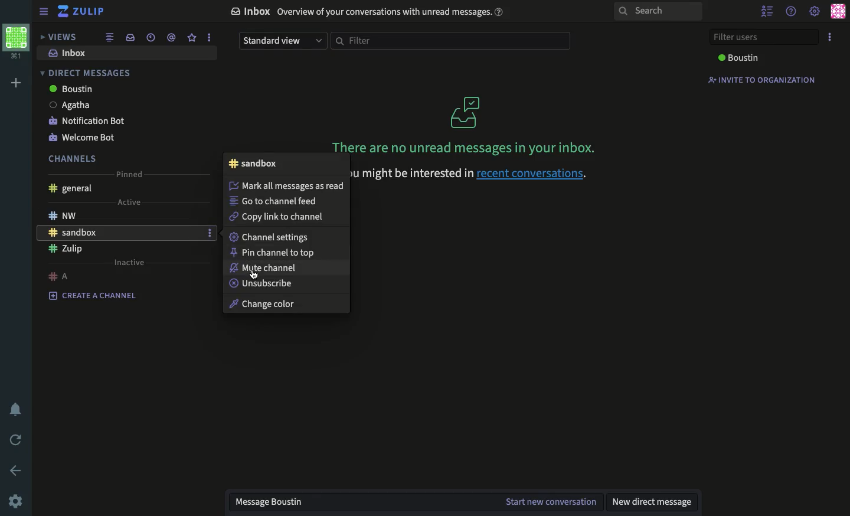 The width and height of the screenshot is (850, 516). I want to click on unsubscribe, so click(260, 283).